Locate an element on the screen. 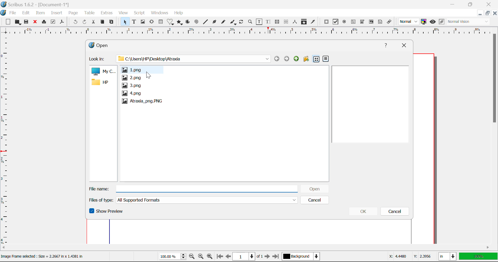 Image resolution: width=498 pixels, height=262 pixels. Background is located at coordinates (302, 257).